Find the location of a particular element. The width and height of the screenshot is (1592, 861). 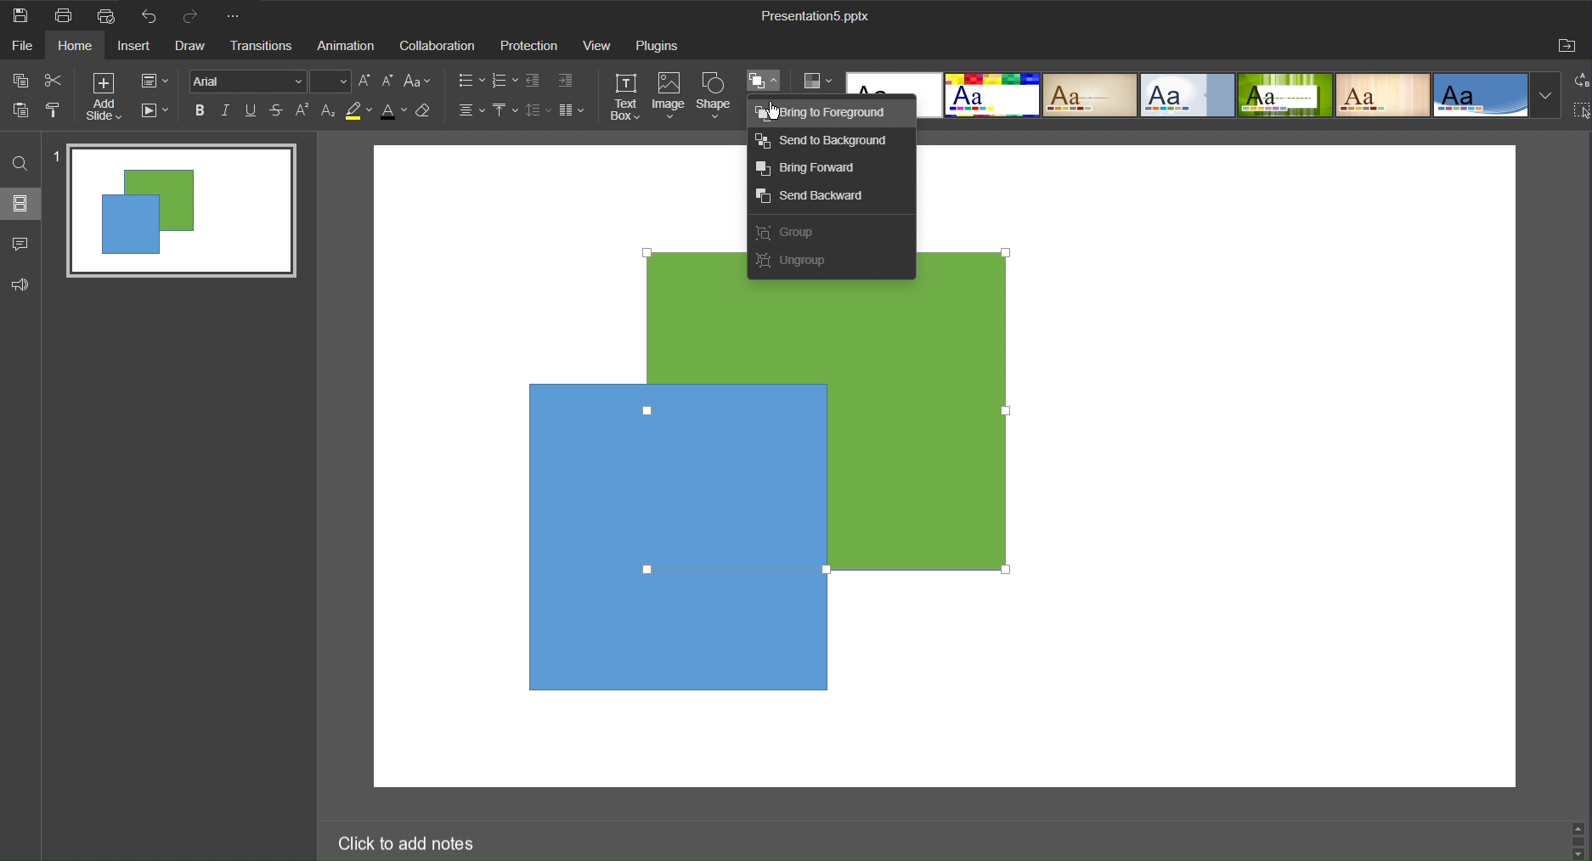

Presentation Title is located at coordinates (815, 17).